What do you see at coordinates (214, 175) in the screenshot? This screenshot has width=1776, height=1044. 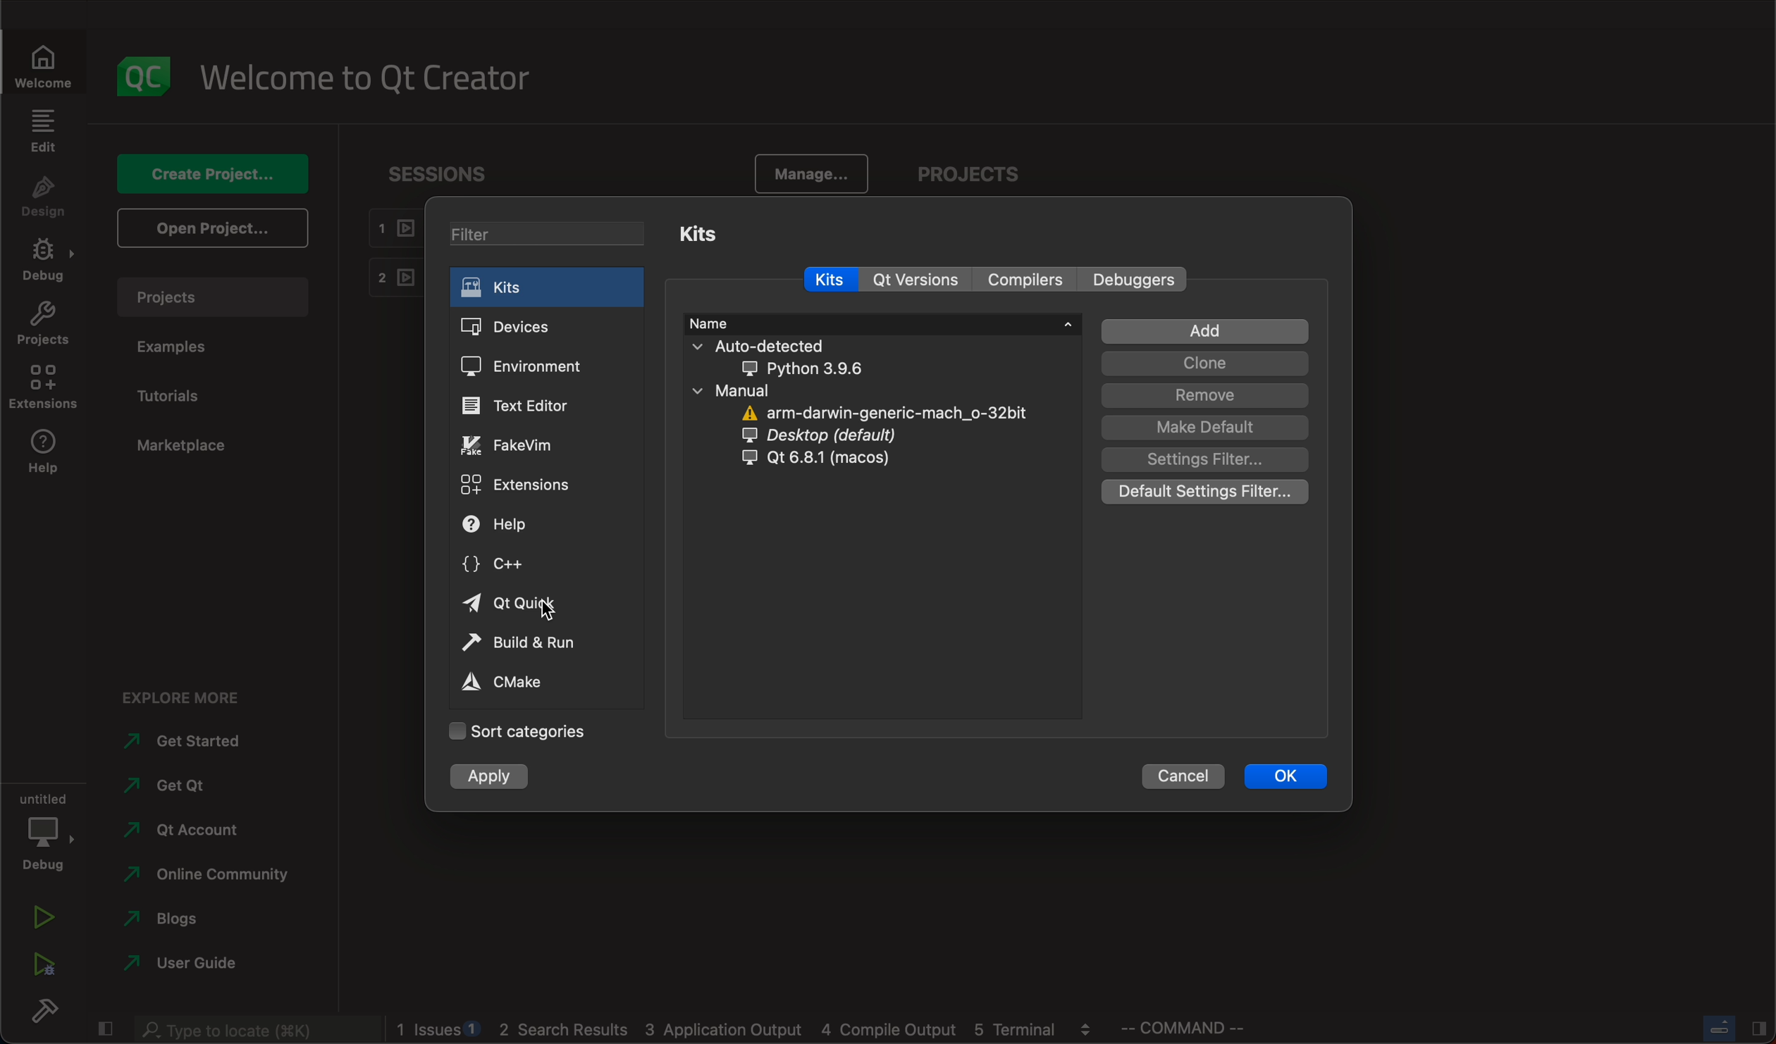 I see `create` at bounding box center [214, 175].